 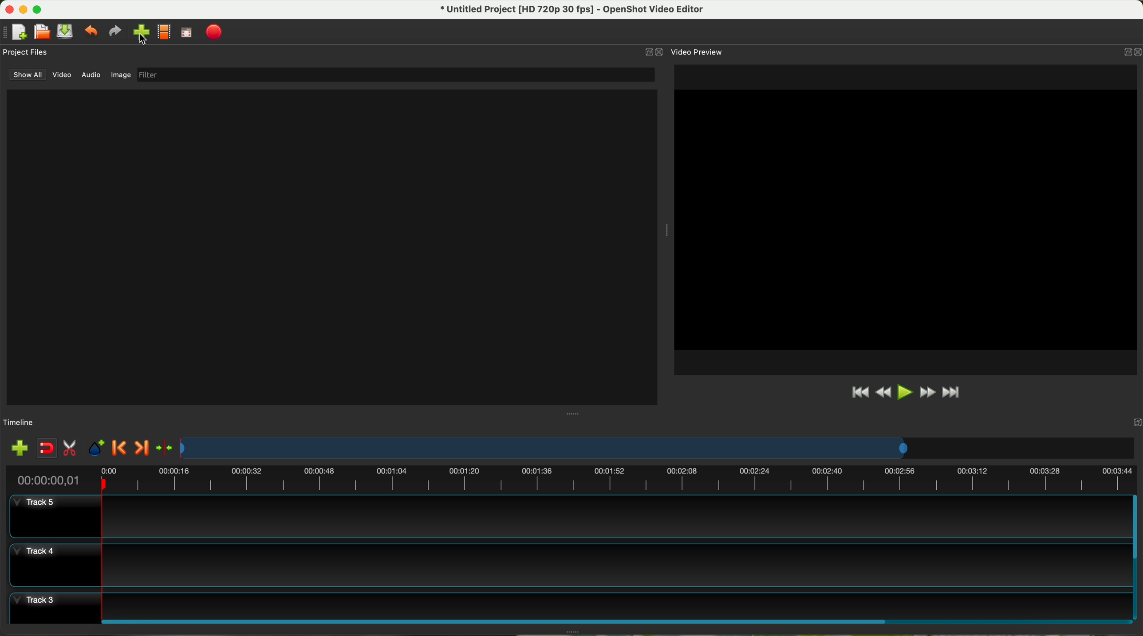 What do you see at coordinates (15, 32) in the screenshot?
I see `new project` at bounding box center [15, 32].